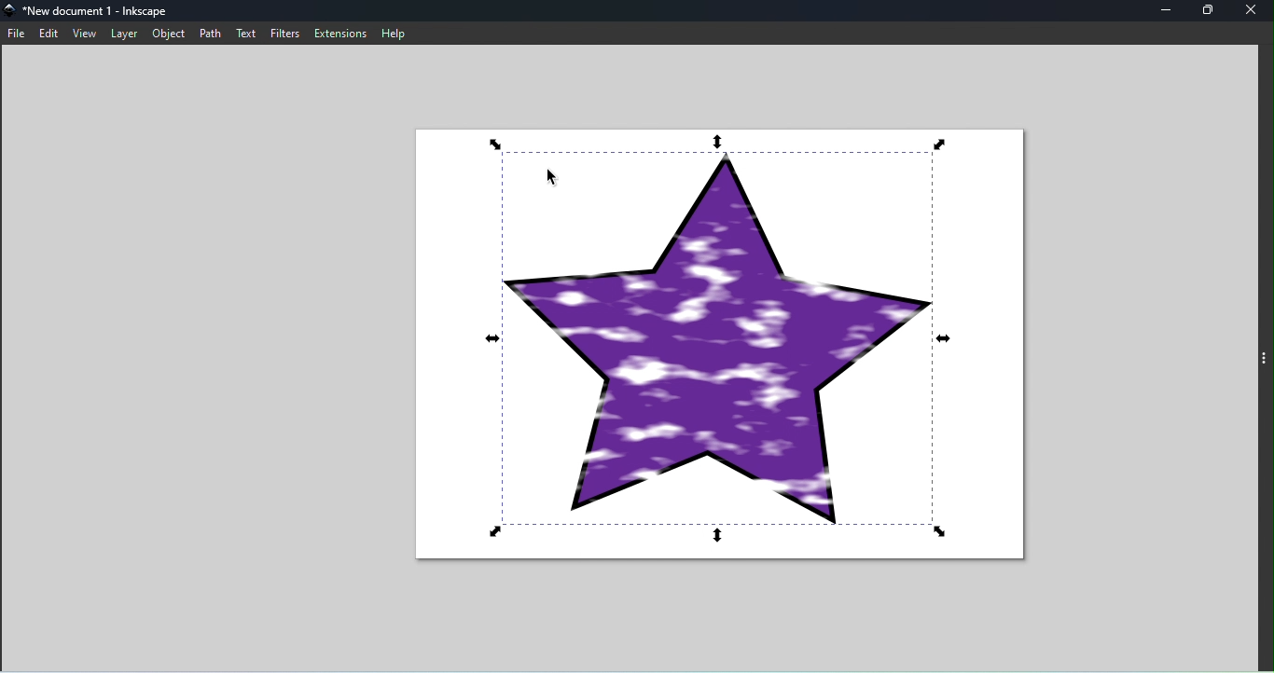  I want to click on edit, so click(51, 34).